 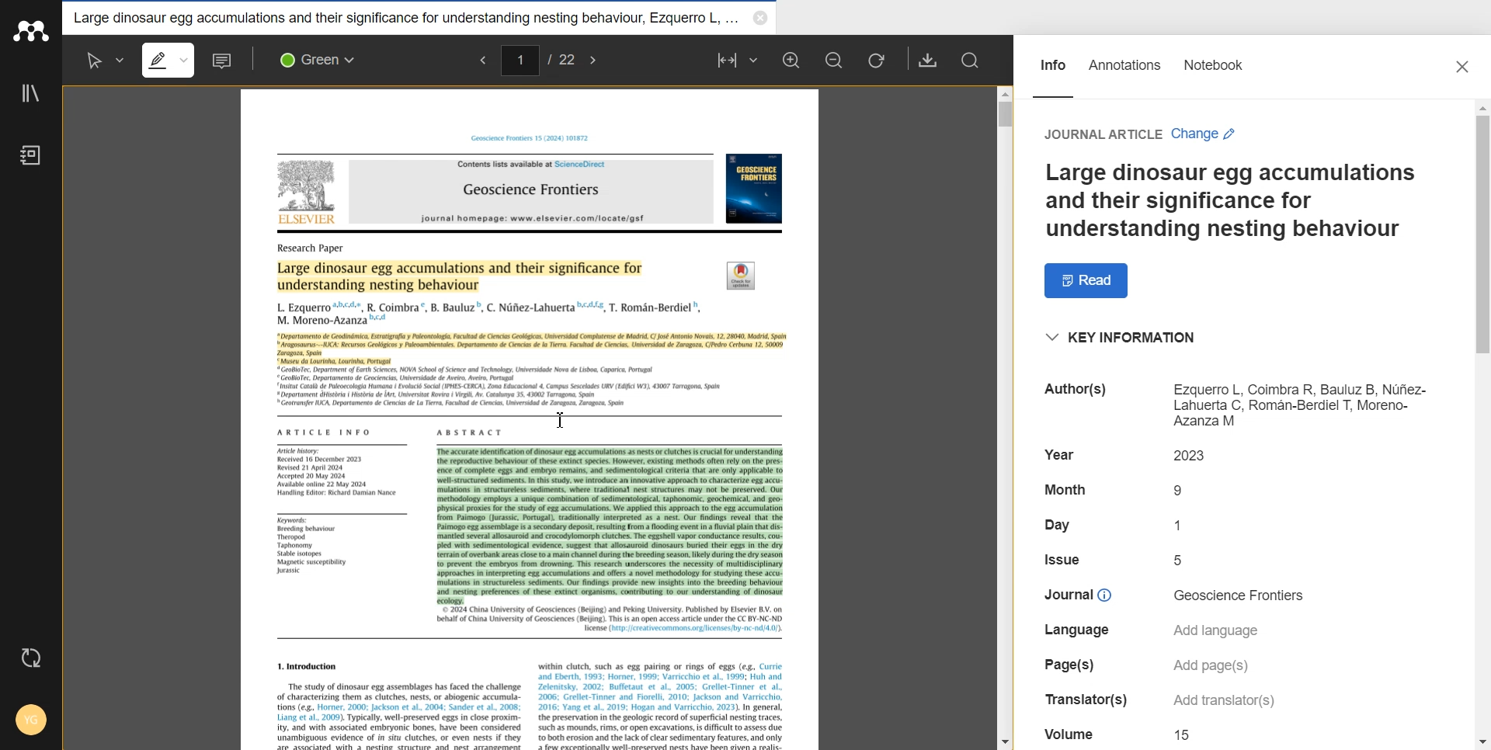 What do you see at coordinates (760, 19) in the screenshot?
I see `Close folder` at bounding box center [760, 19].